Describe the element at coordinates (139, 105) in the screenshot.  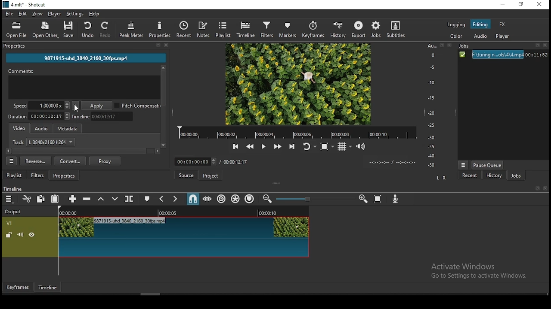
I see `pitch compression` at that location.